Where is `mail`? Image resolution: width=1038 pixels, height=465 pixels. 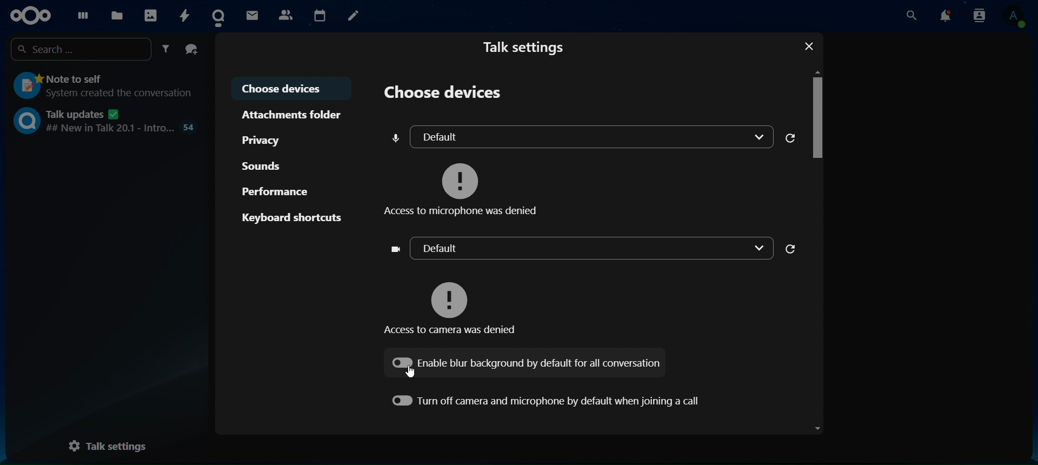 mail is located at coordinates (251, 14).